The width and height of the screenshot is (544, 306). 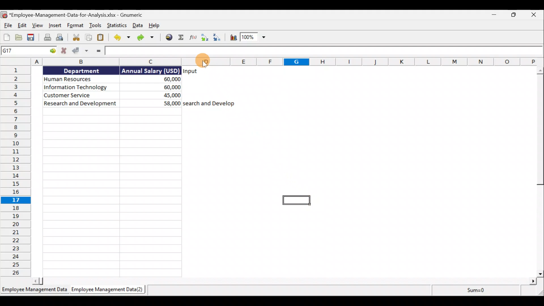 I want to click on Sort descending, so click(x=218, y=38).